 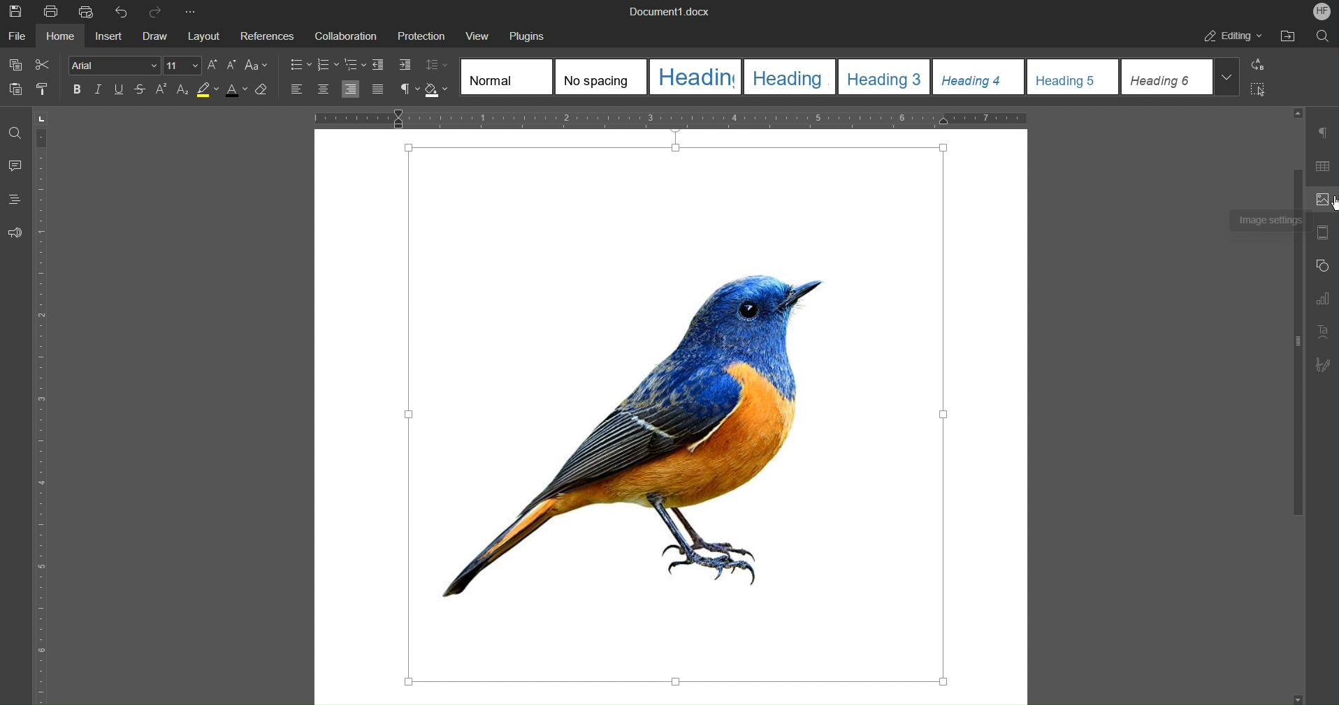 I want to click on Insert, so click(x=110, y=34).